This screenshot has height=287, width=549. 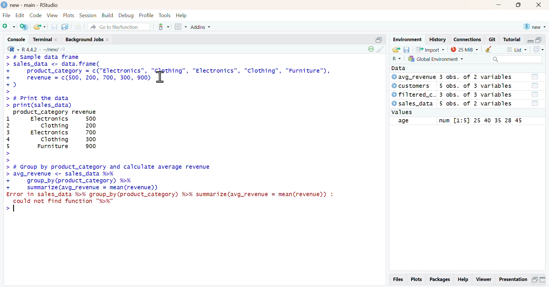 I want to click on values, so click(x=402, y=112).